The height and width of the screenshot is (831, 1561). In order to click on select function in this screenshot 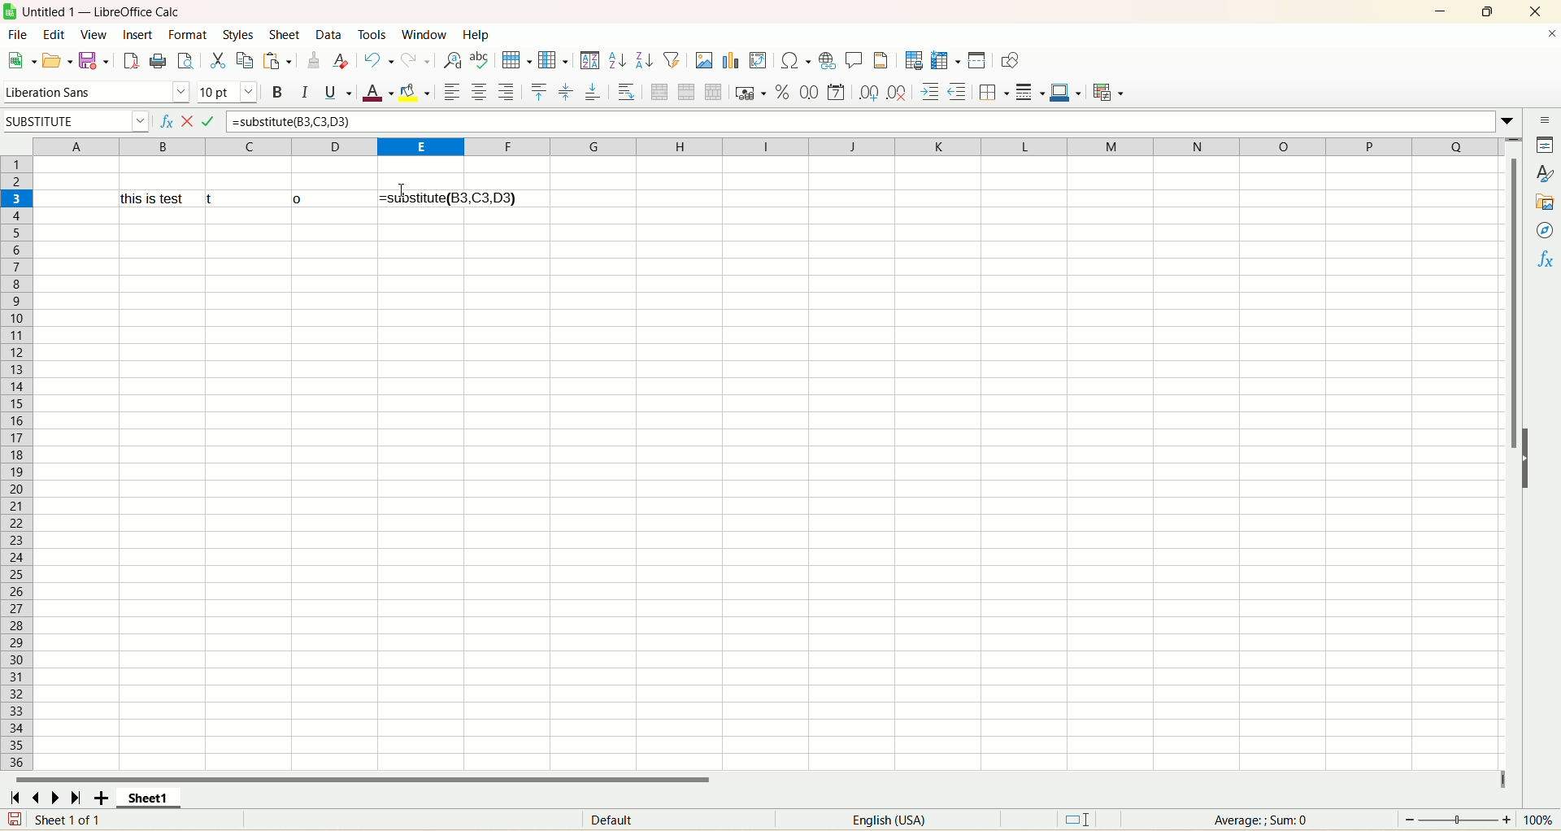, I will do `click(192, 124)`.